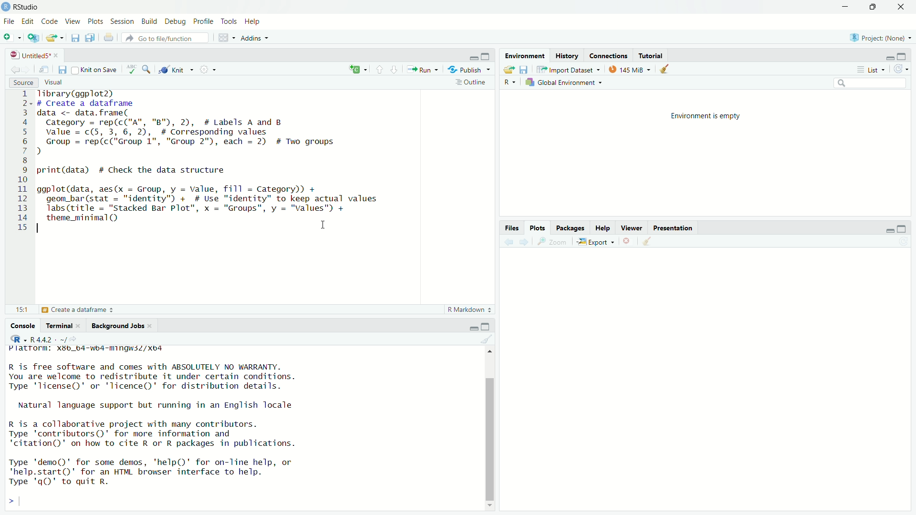 The height and width of the screenshot is (515, 916). What do you see at coordinates (22, 309) in the screenshot?
I see `15:1` at bounding box center [22, 309].